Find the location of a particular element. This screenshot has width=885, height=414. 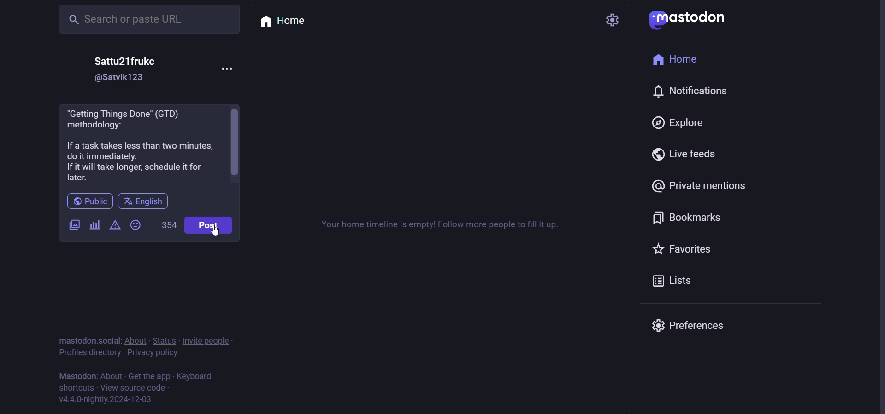

Cursor is located at coordinates (215, 230).